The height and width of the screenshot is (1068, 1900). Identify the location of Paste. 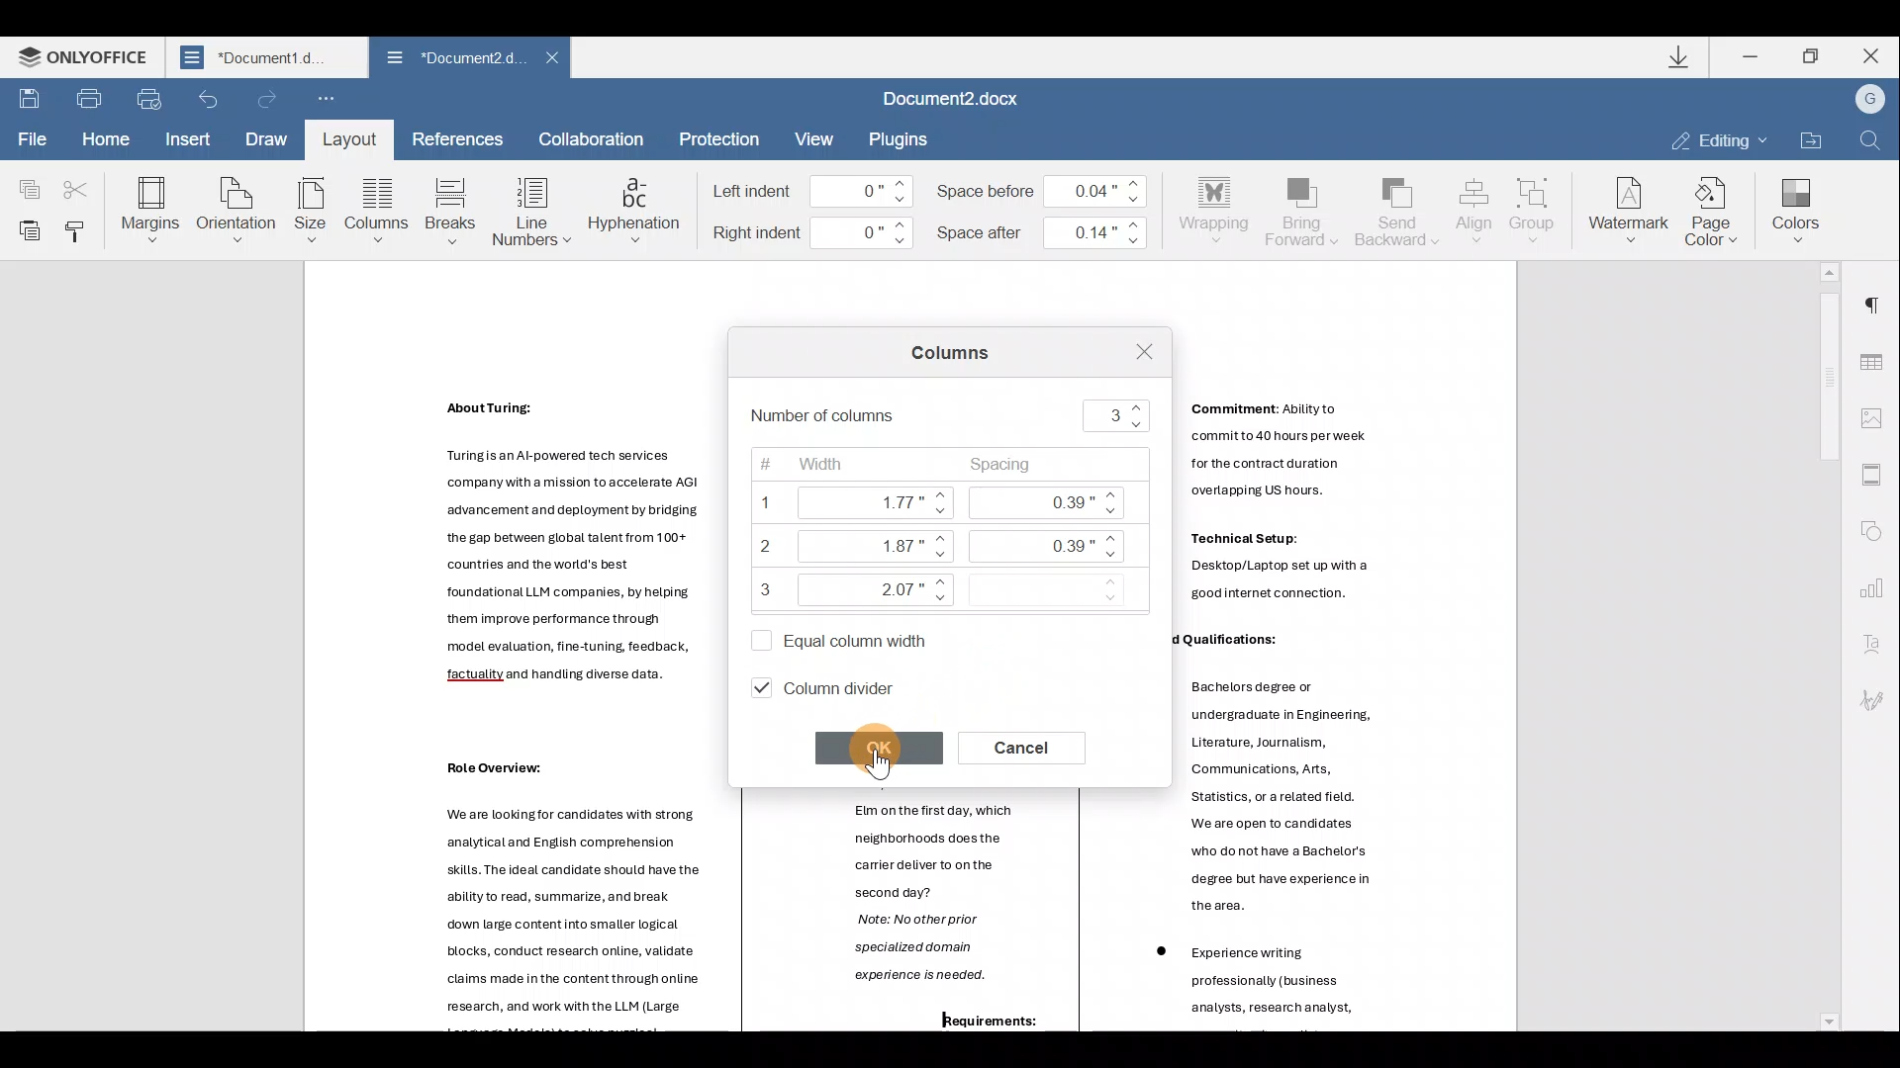
(25, 228).